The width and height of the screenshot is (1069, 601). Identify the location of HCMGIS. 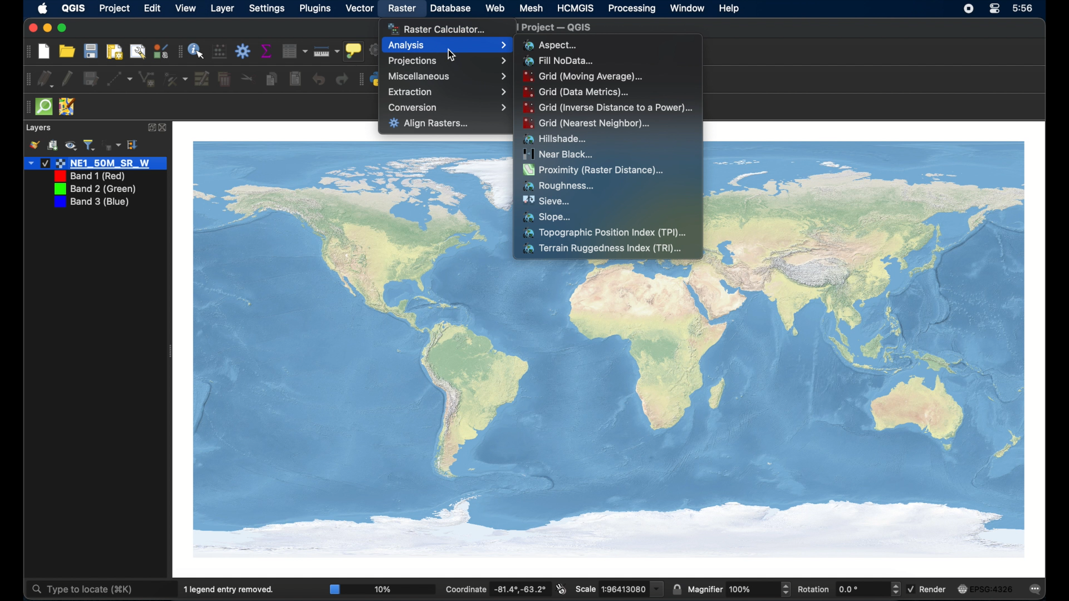
(575, 8).